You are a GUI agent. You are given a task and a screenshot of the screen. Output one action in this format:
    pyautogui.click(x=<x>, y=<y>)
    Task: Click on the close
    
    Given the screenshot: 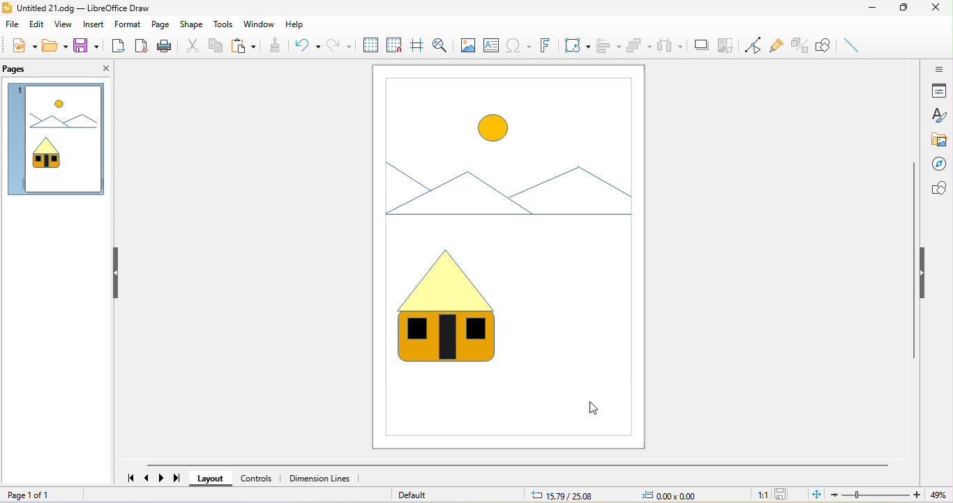 What is the action you would take?
    pyautogui.click(x=101, y=71)
    